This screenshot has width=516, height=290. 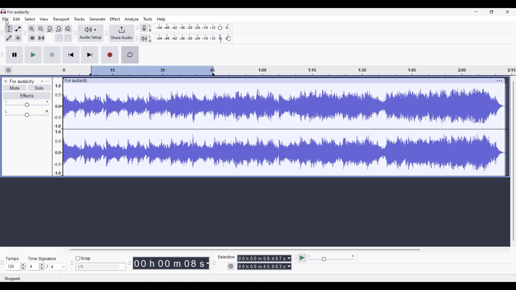 What do you see at coordinates (41, 29) in the screenshot?
I see `Zoom out` at bounding box center [41, 29].